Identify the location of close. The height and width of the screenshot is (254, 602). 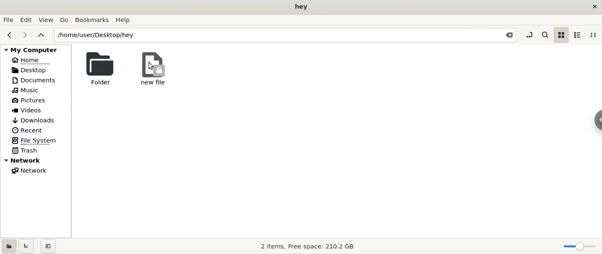
(595, 8).